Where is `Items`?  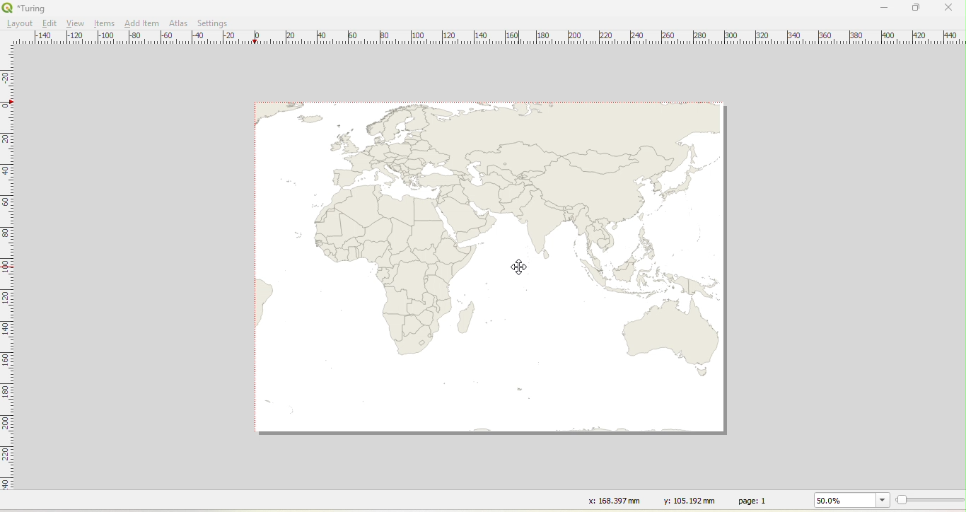
Items is located at coordinates (105, 24).